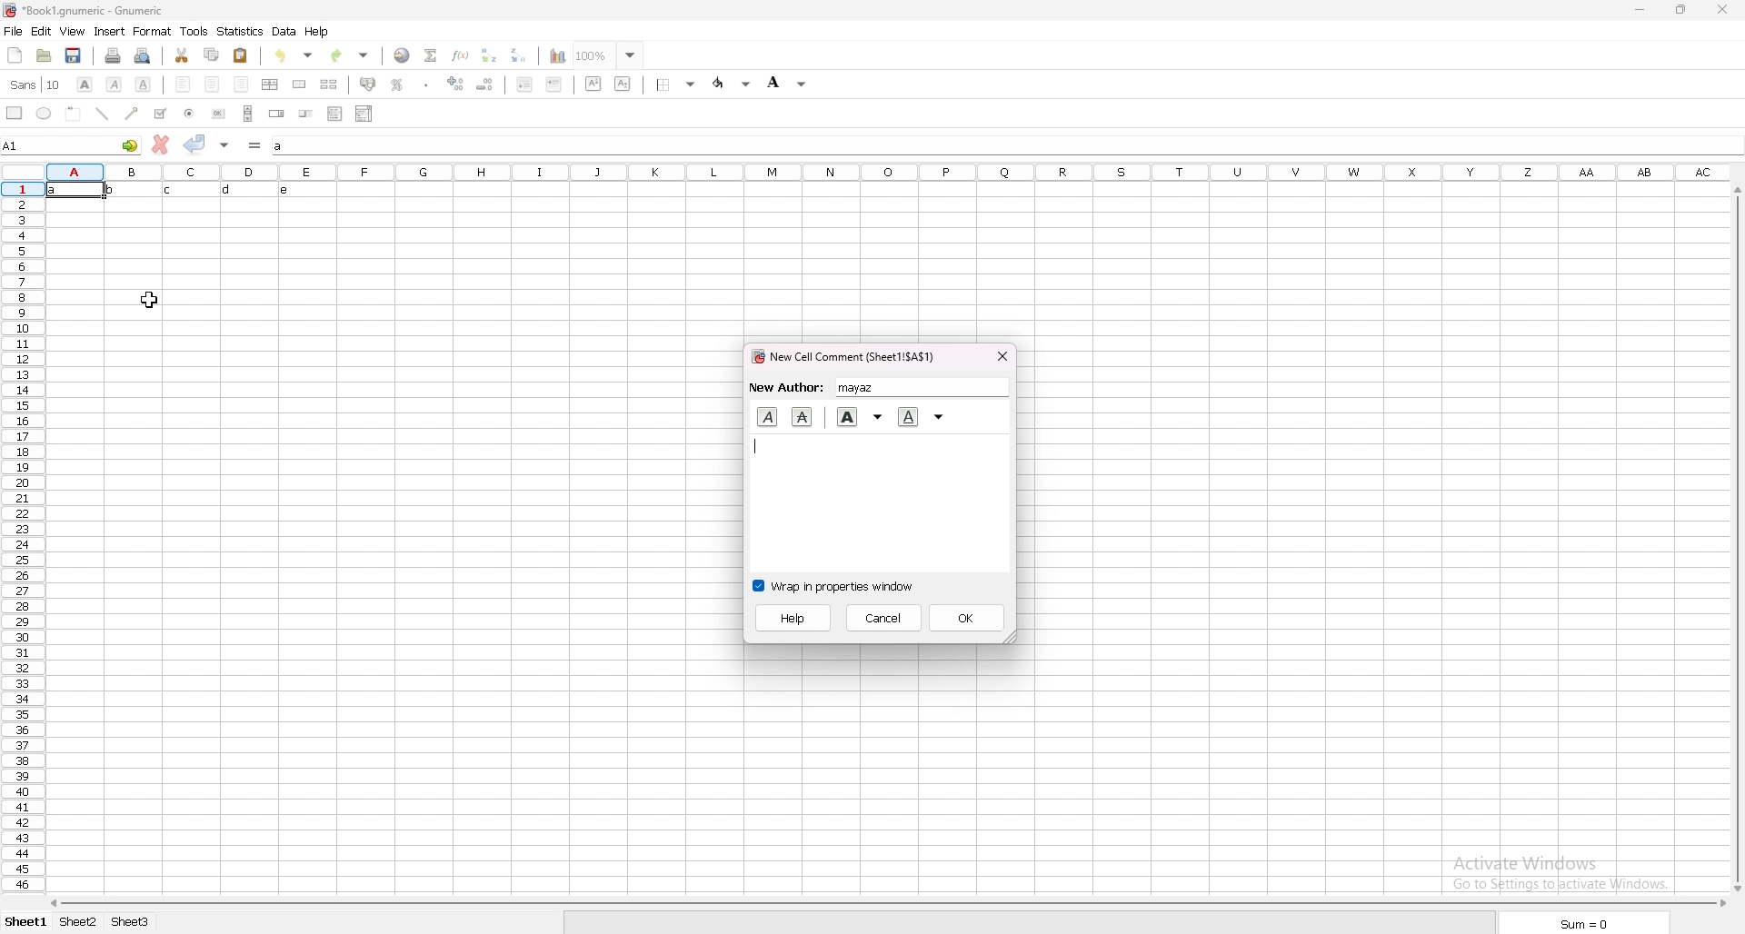 The width and height of the screenshot is (1745, 934). I want to click on spin button, so click(276, 114).